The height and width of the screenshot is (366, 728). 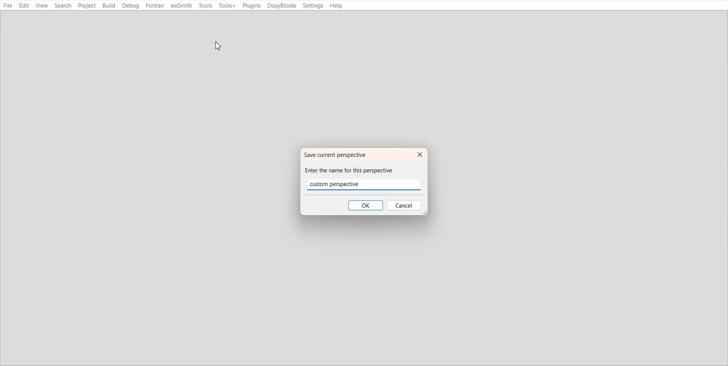 What do you see at coordinates (365, 205) in the screenshot?
I see `OK` at bounding box center [365, 205].